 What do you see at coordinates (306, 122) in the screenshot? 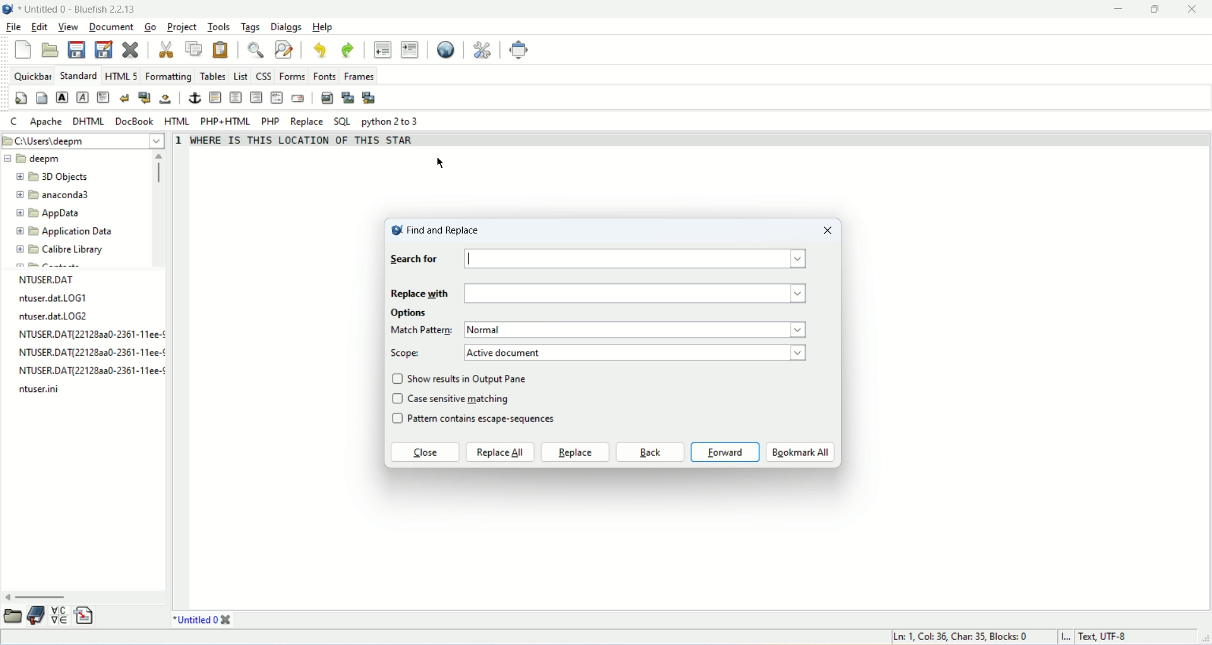
I see `replace` at bounding box center [306, 122].